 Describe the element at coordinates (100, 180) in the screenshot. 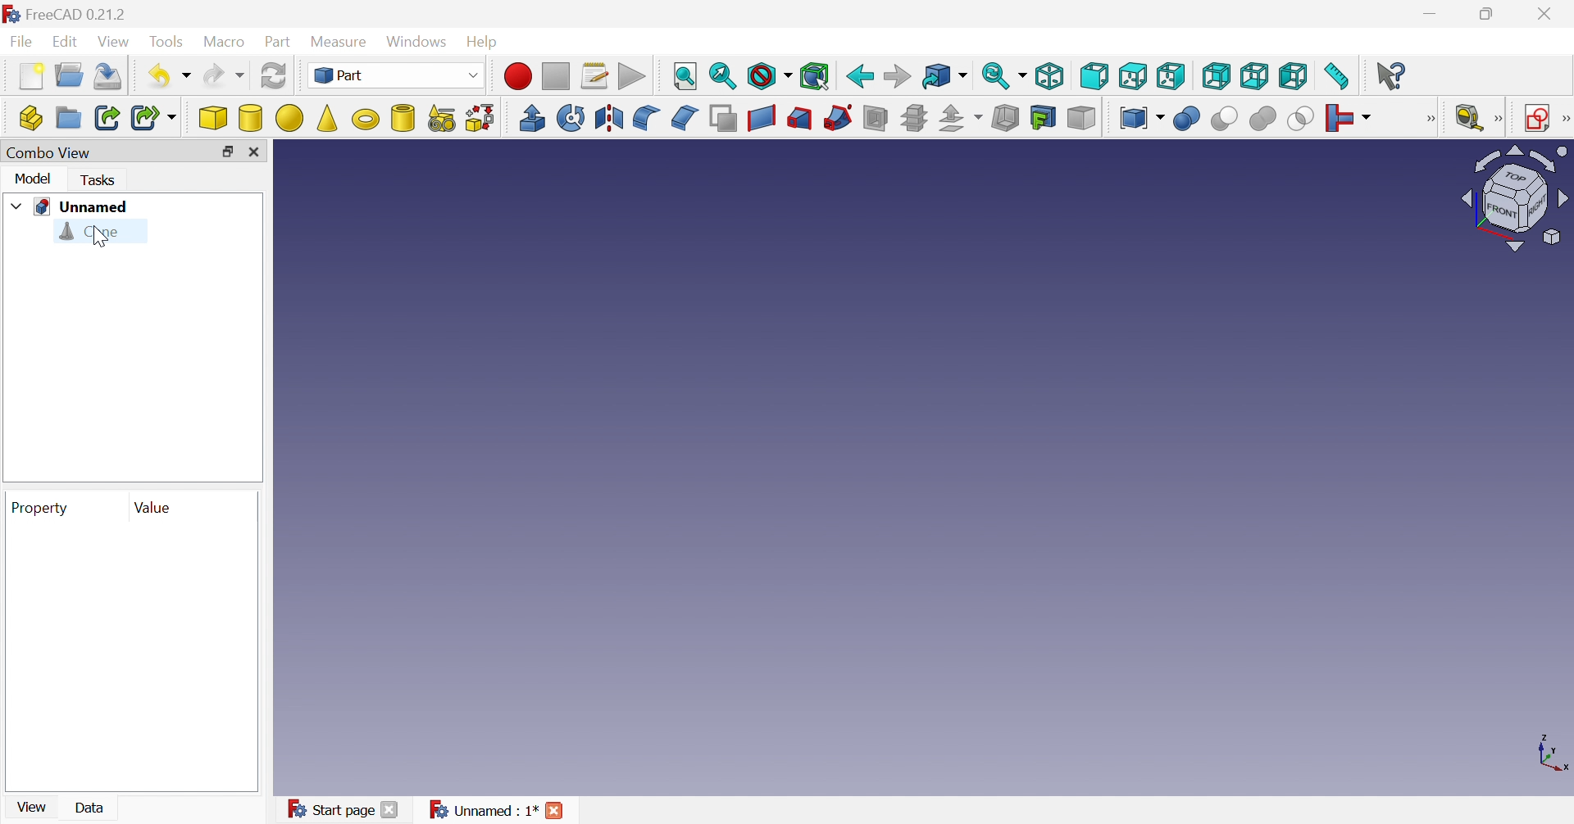

I see `Tasks` at that location.